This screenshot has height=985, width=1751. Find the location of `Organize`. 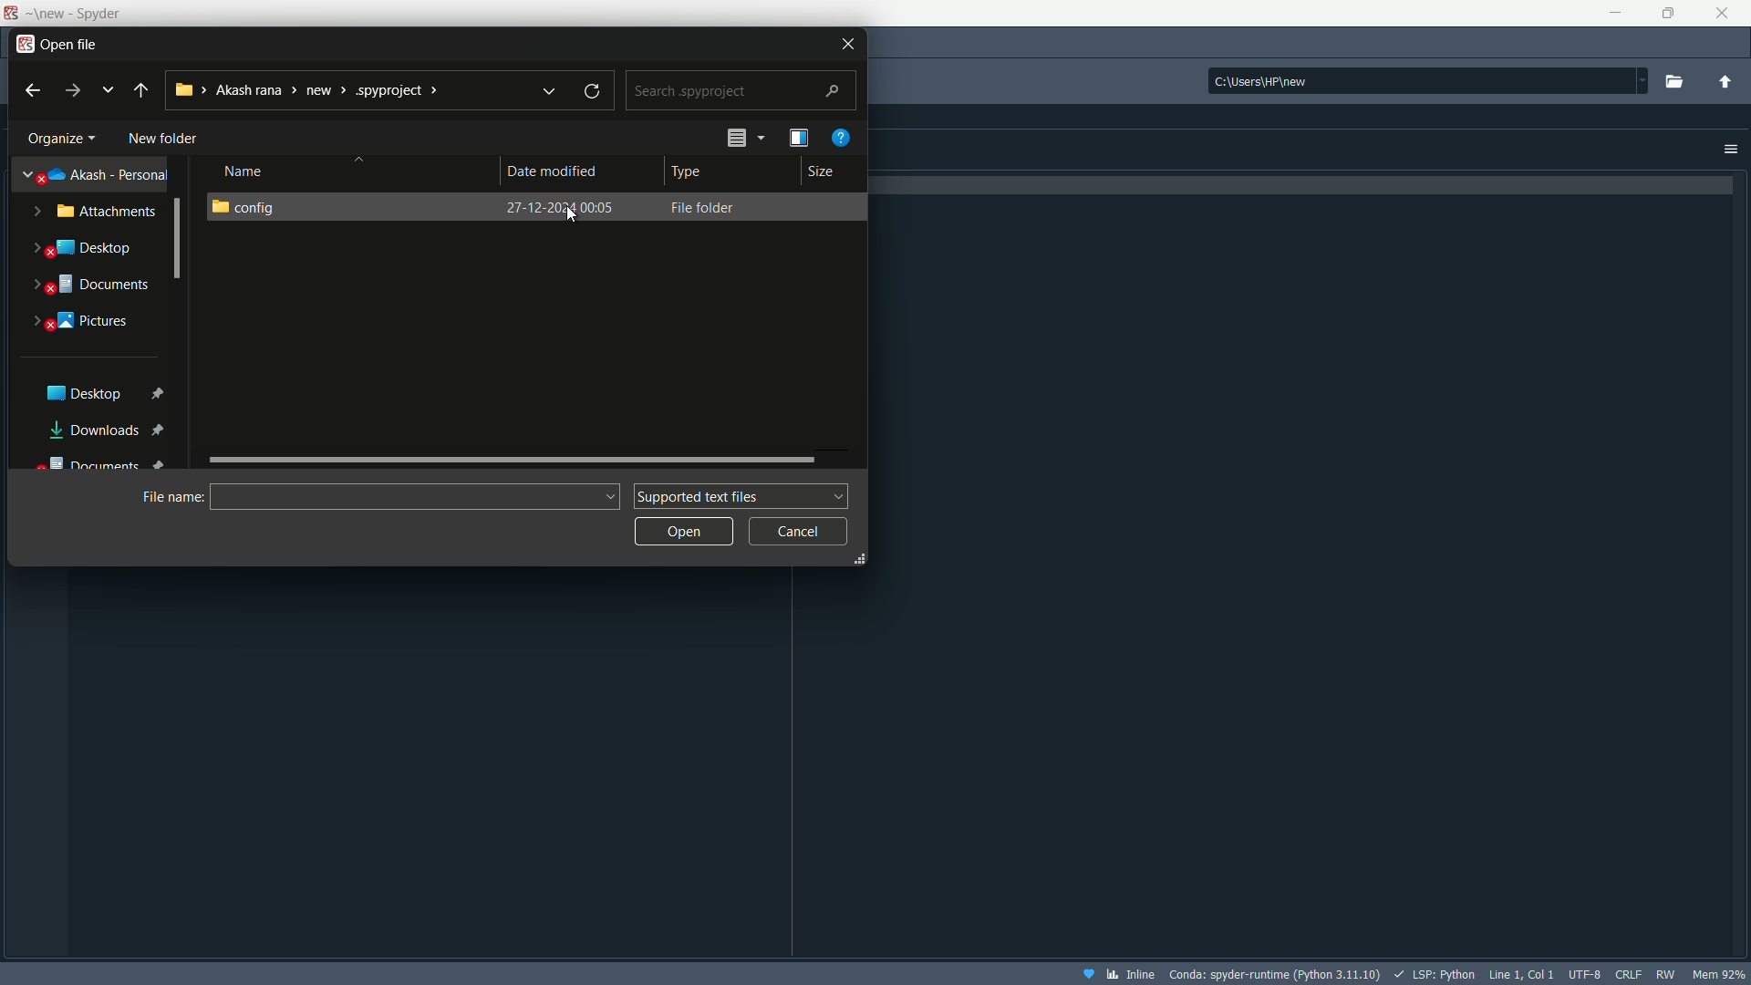

Organize is located at coordinates (62, 138).